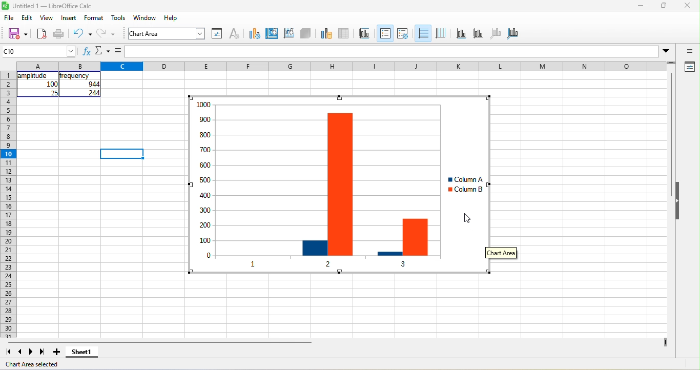 The width and height of the screenshot is (700, 370). I want to click on all aaxes, so click(512, 34).